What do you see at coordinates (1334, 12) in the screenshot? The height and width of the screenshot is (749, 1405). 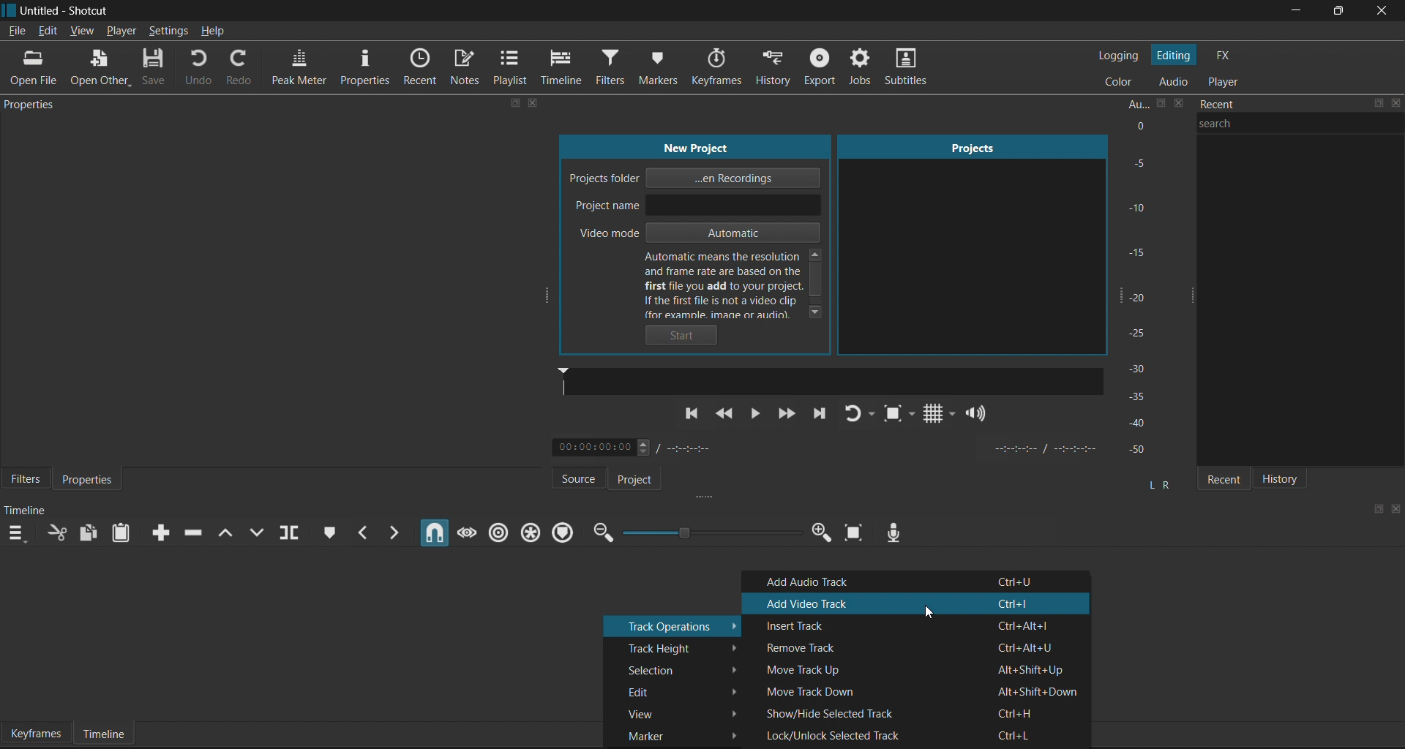 I see `maximize` at bounding box center [1334, 12].